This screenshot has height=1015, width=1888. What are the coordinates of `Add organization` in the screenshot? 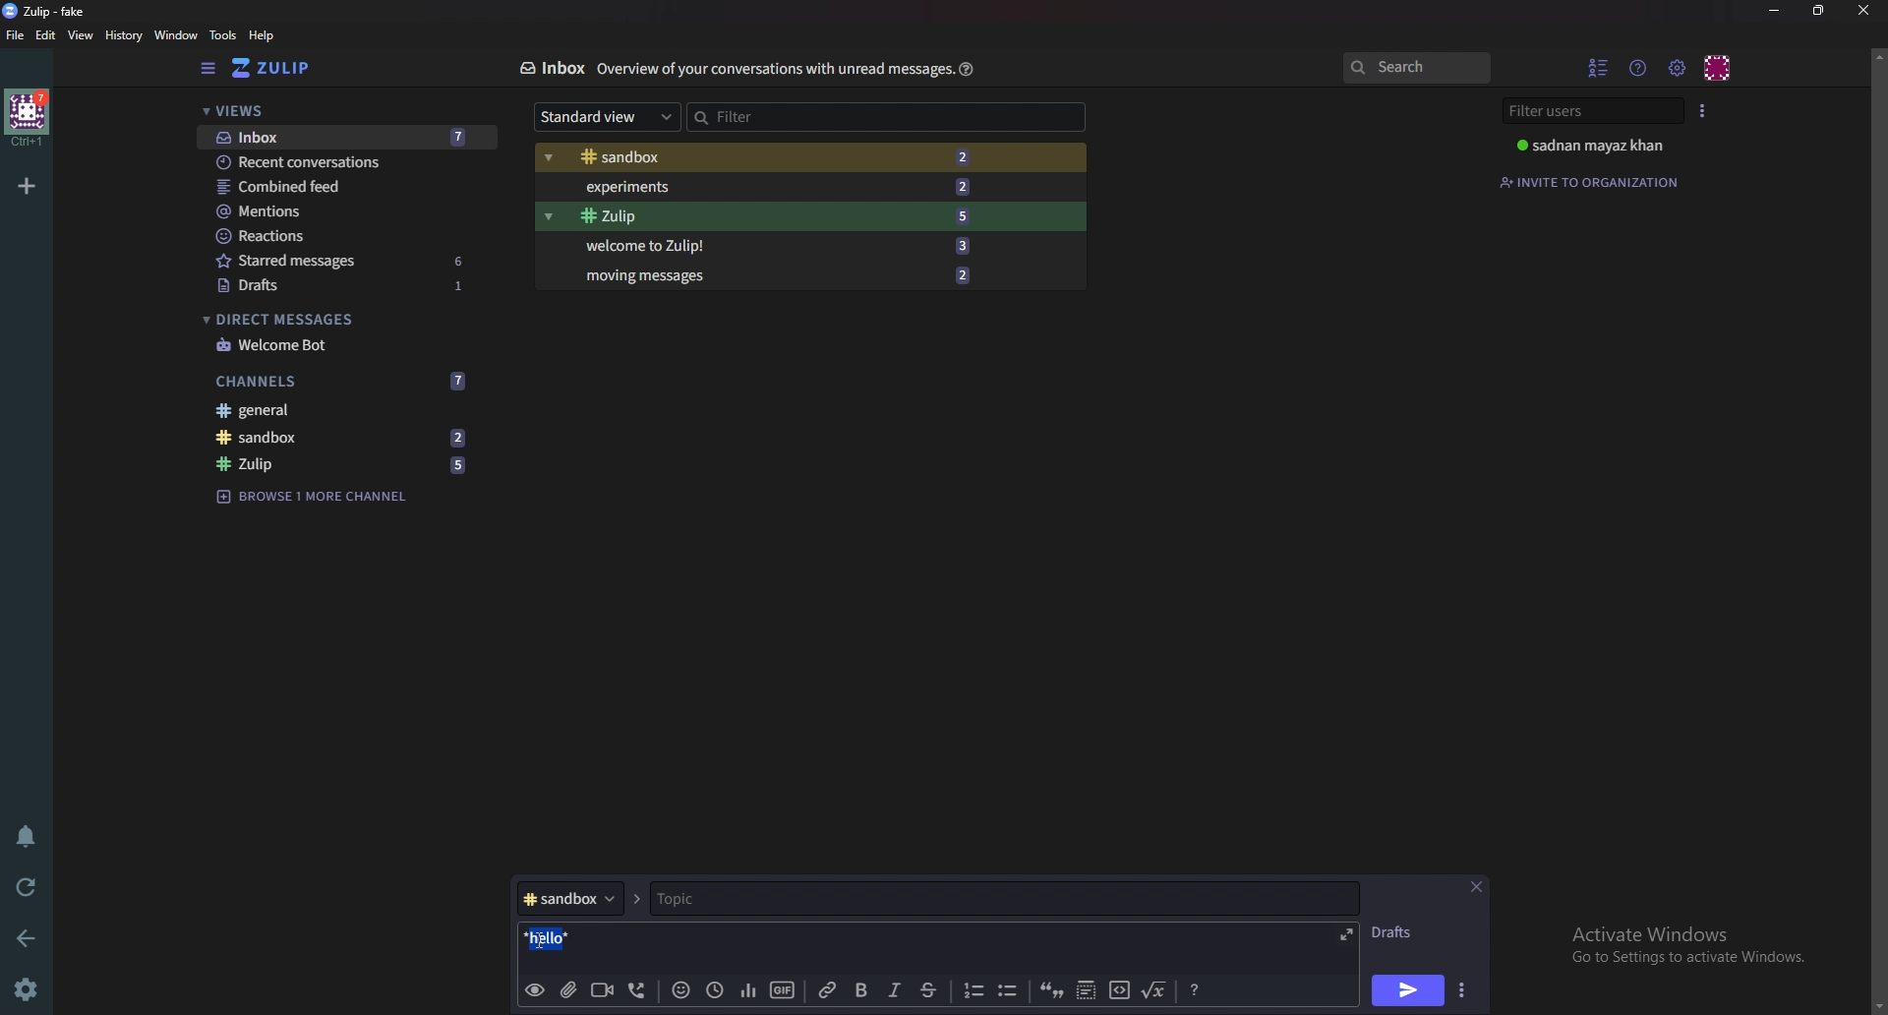 It's located at (28, 186).